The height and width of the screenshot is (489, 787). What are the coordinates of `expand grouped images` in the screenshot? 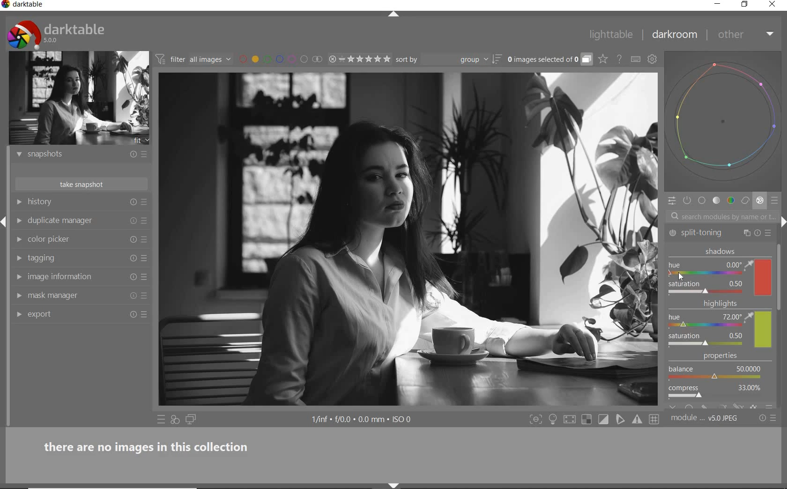 It's located at (549, 60).